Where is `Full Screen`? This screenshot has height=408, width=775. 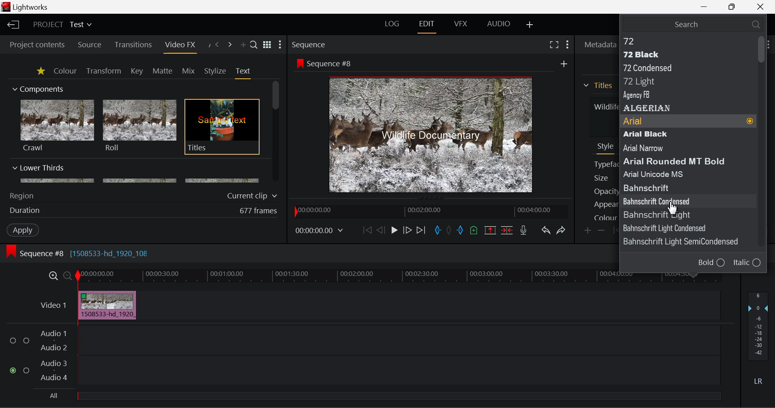 Full Screen is located at coordinates (554, 44).